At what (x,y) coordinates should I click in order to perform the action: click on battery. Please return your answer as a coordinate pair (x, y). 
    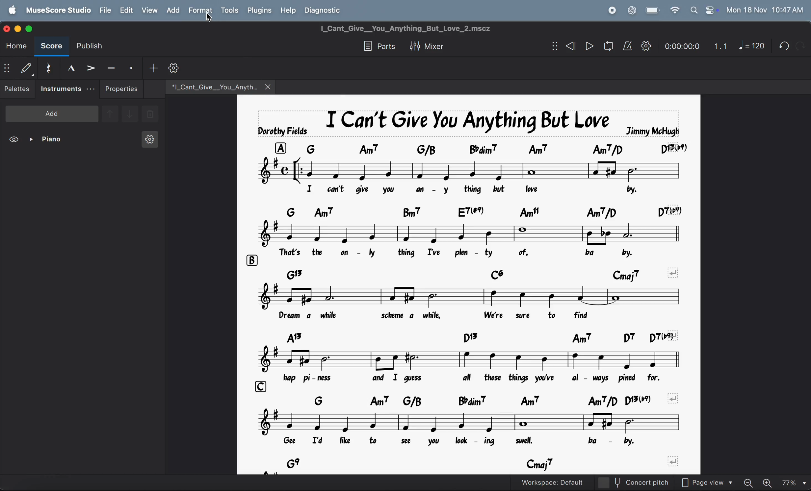
    Looking at the image, I should click on (653, 11).